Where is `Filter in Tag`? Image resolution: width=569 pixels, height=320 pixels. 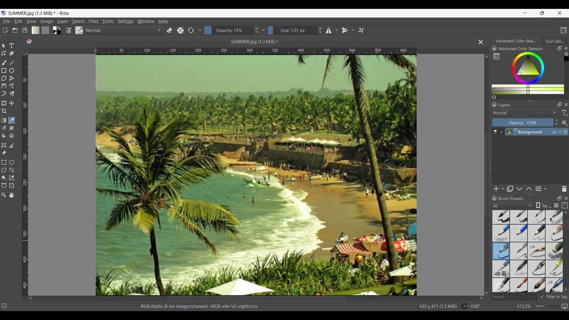 Filter in Tag is located at coordinates (553, 297).